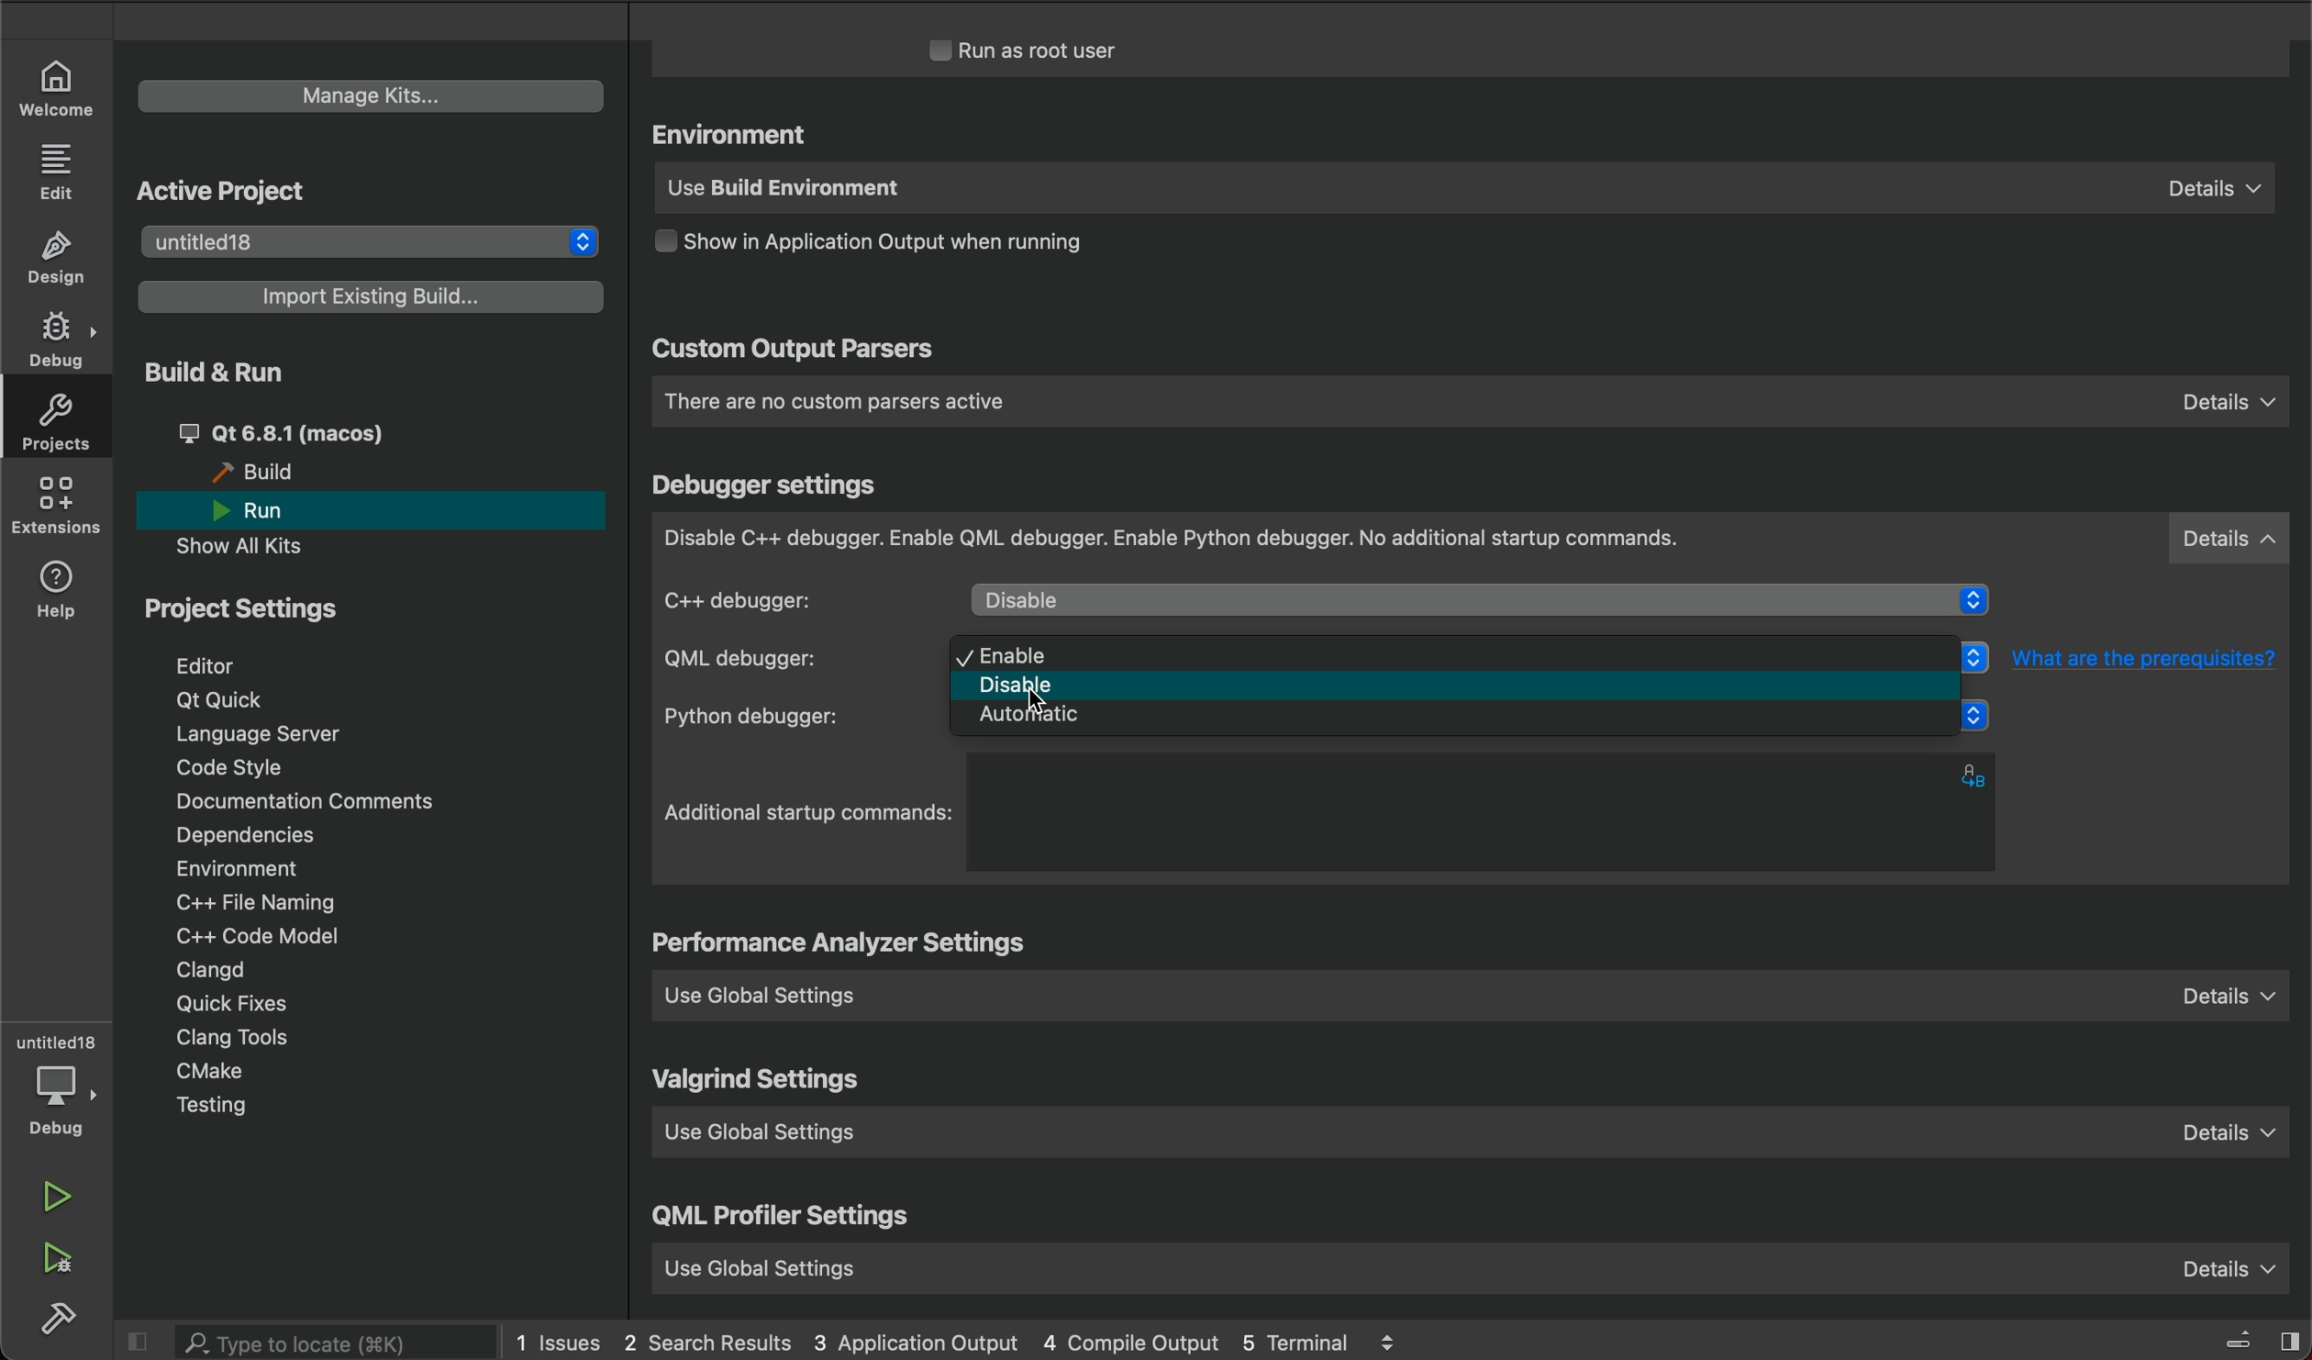  I want to click on untitled, so click(364, 239).